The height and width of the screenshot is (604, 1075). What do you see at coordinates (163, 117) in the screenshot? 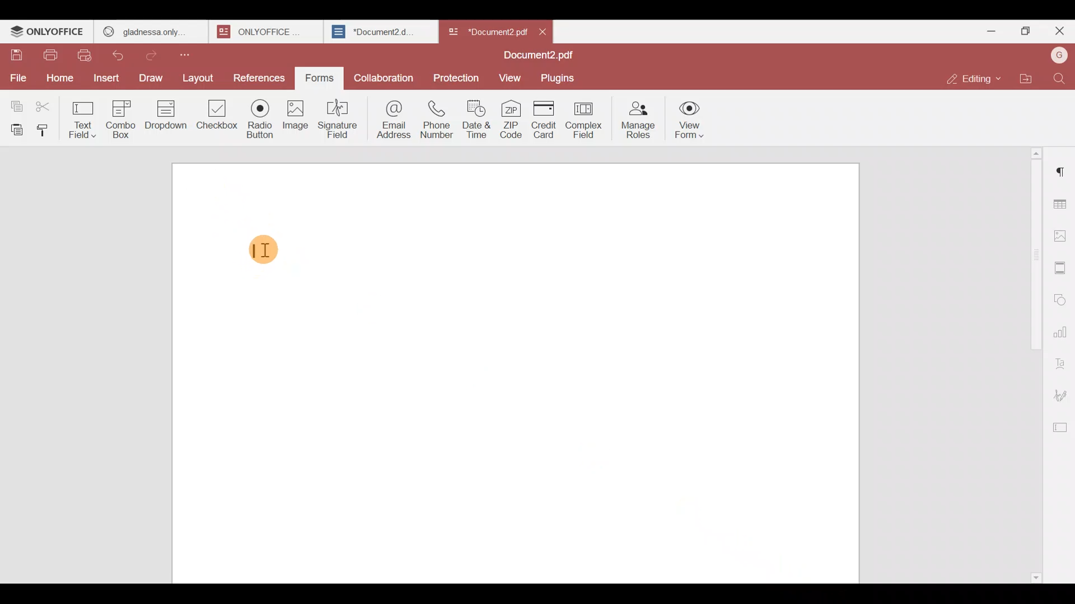
I see `Dropdown` at bounding box center [163, 117].